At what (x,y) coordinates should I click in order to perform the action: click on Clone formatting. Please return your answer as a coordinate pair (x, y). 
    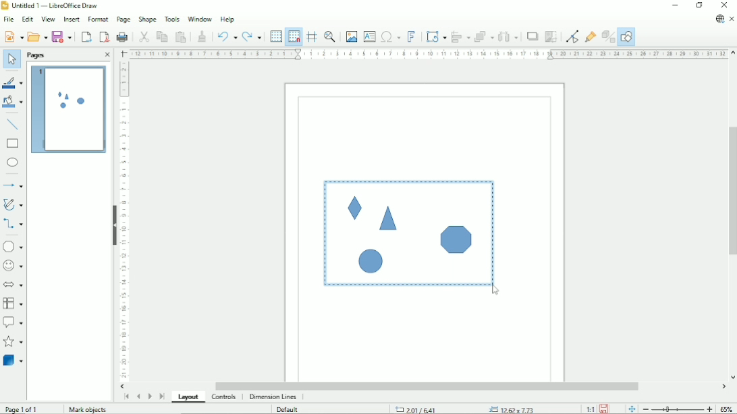
    Looking at the image, I should click on (202, 36).